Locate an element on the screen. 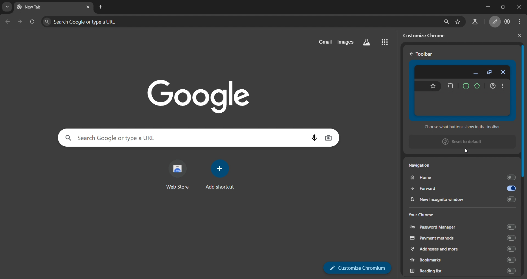 The height and width of the screenshot is (279, 527). customize chrome is located at coordinates (428, 35).